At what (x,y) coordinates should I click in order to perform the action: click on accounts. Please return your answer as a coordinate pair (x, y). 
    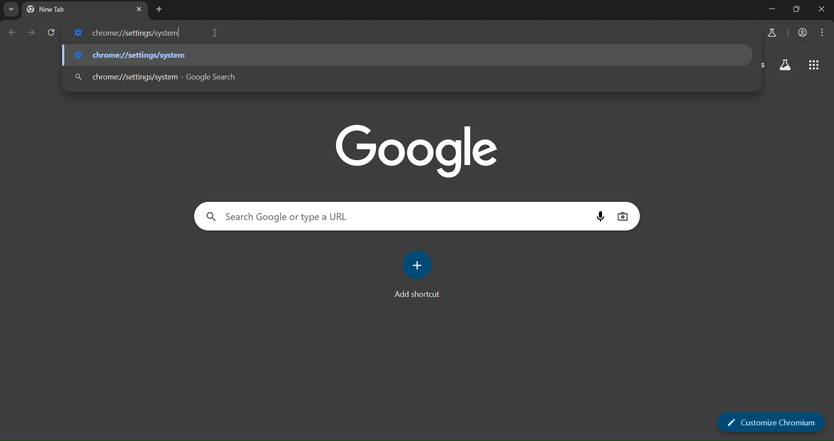
    Looking at the image, I should click on (773, 32).